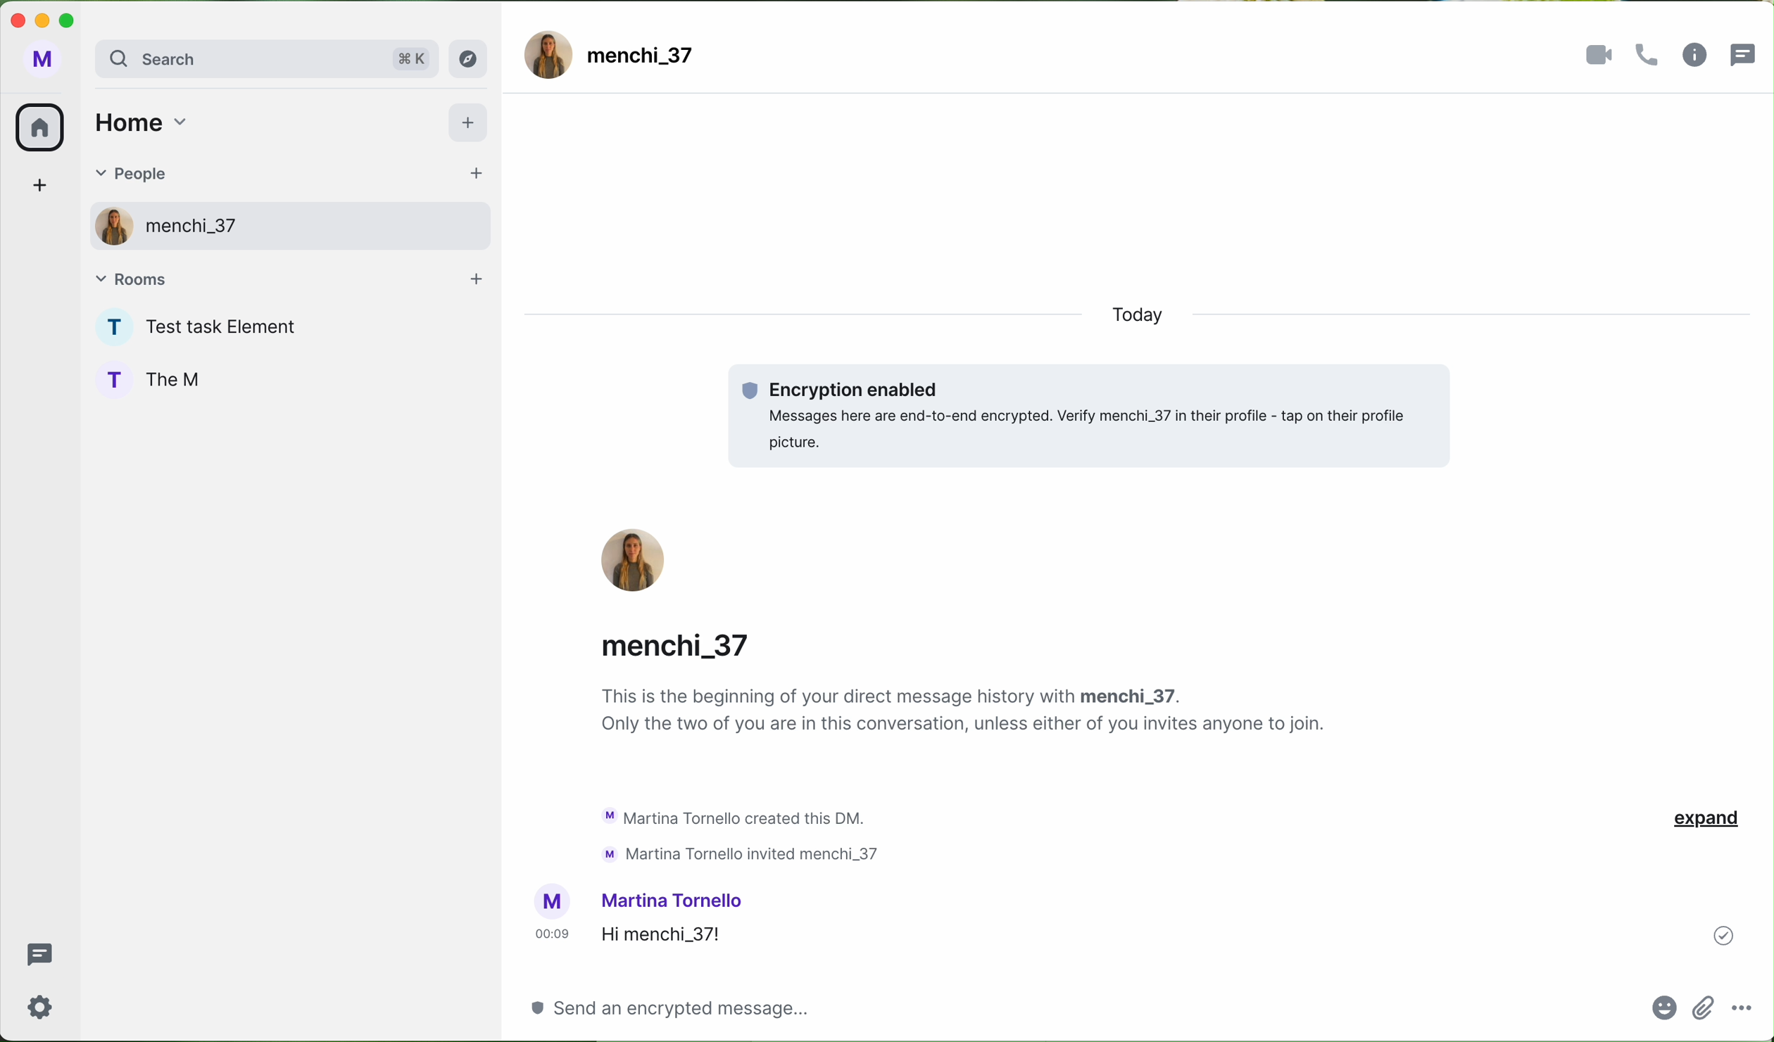  Describe the element at coordinates (45, 23) in the screenshot. I see `minimize` at that location.